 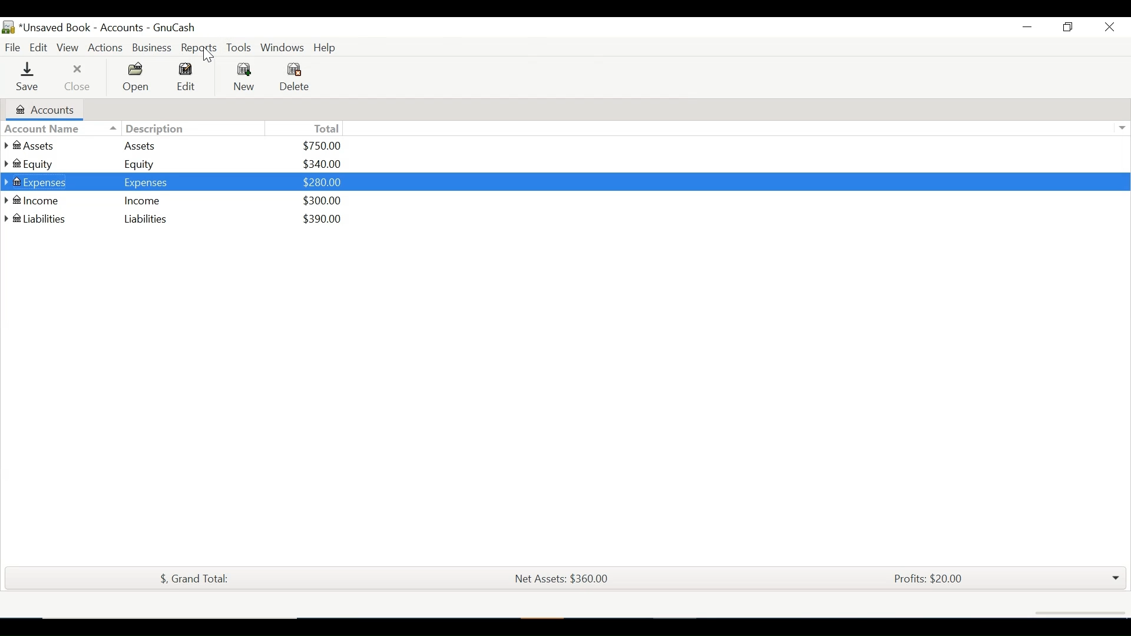 I want to click on Accounts Name, so click(x=100, y=26).